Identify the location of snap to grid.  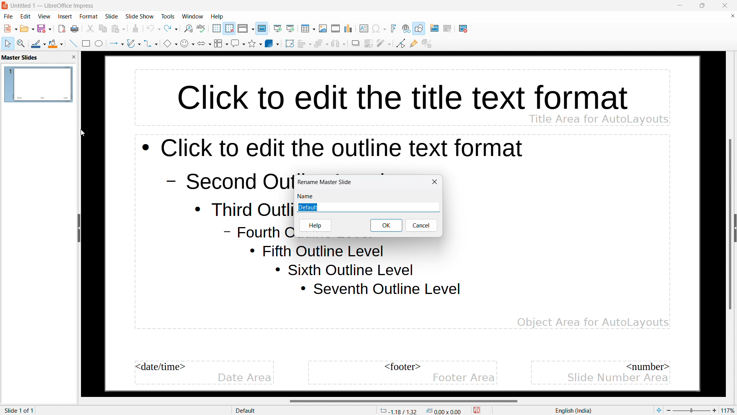
(230, 28).